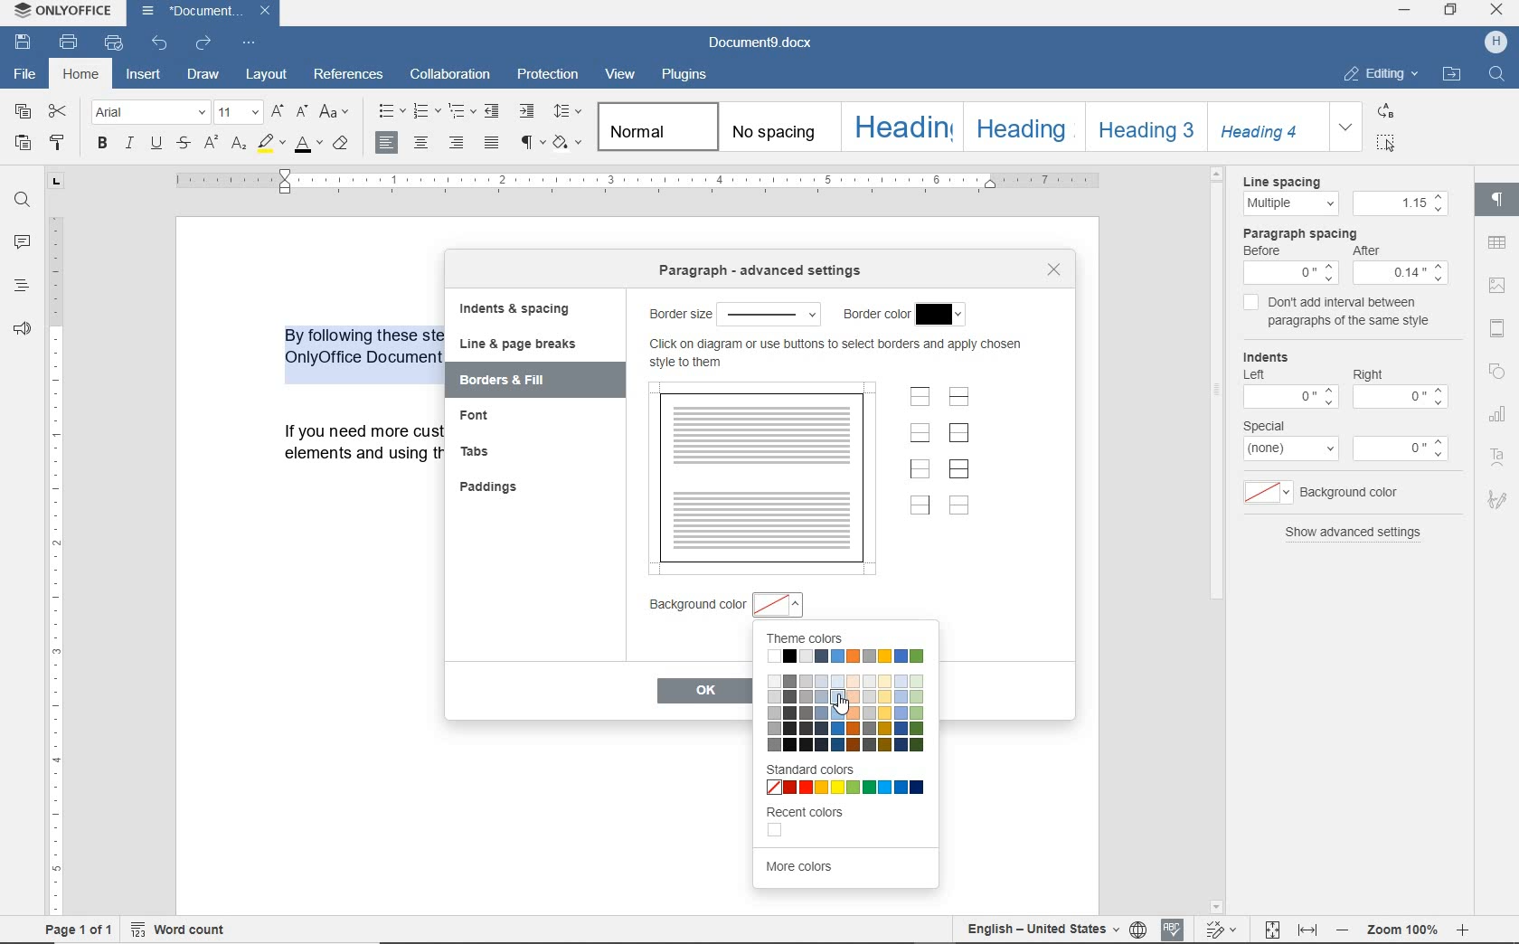 The image size is (1519, 944). Describe the element at coordinates (770, 312) in the screenshot. I see `select` at that location.